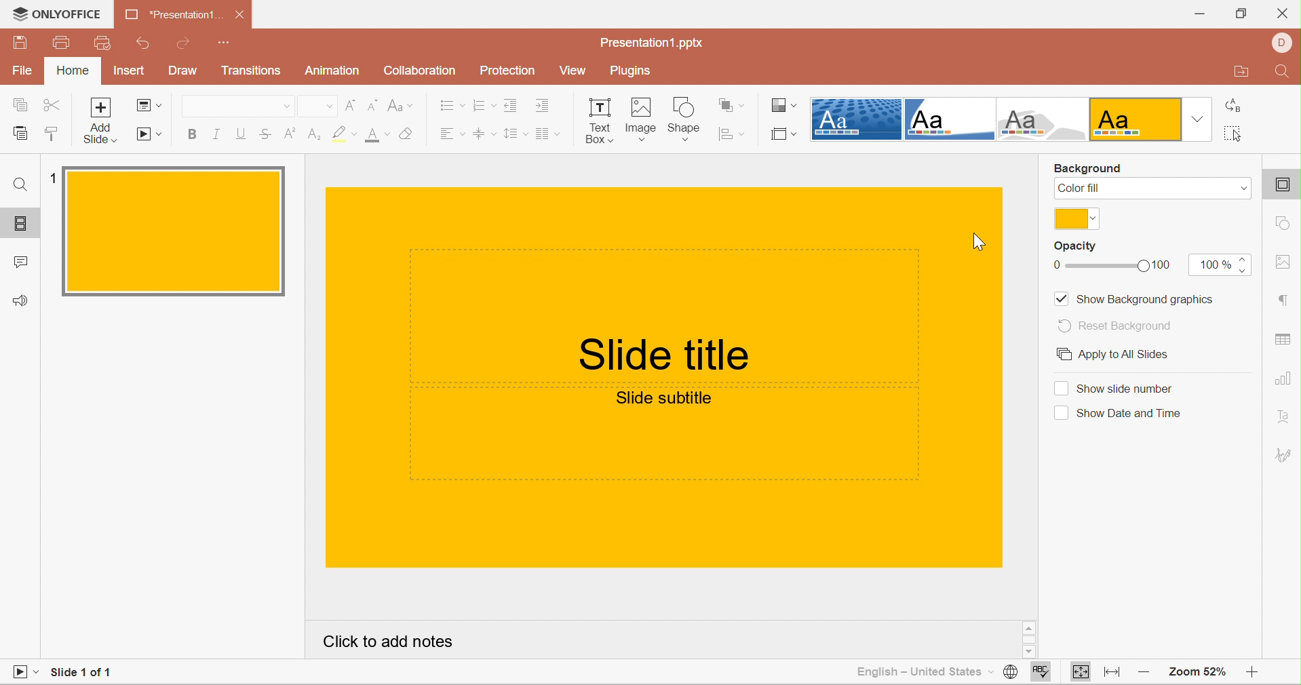 The height and width of the screenshot is (685, 1301). I want to click on Apply to all slides, so click(1153, 355).